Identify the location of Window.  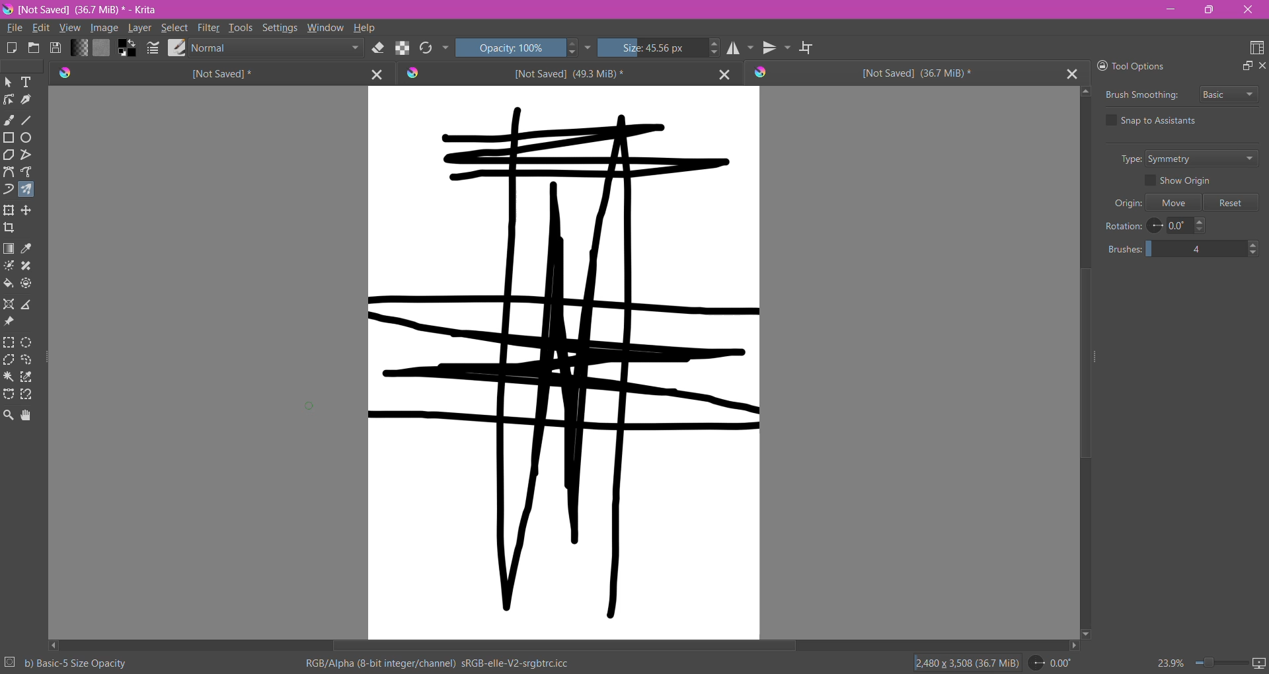
(326, 27).